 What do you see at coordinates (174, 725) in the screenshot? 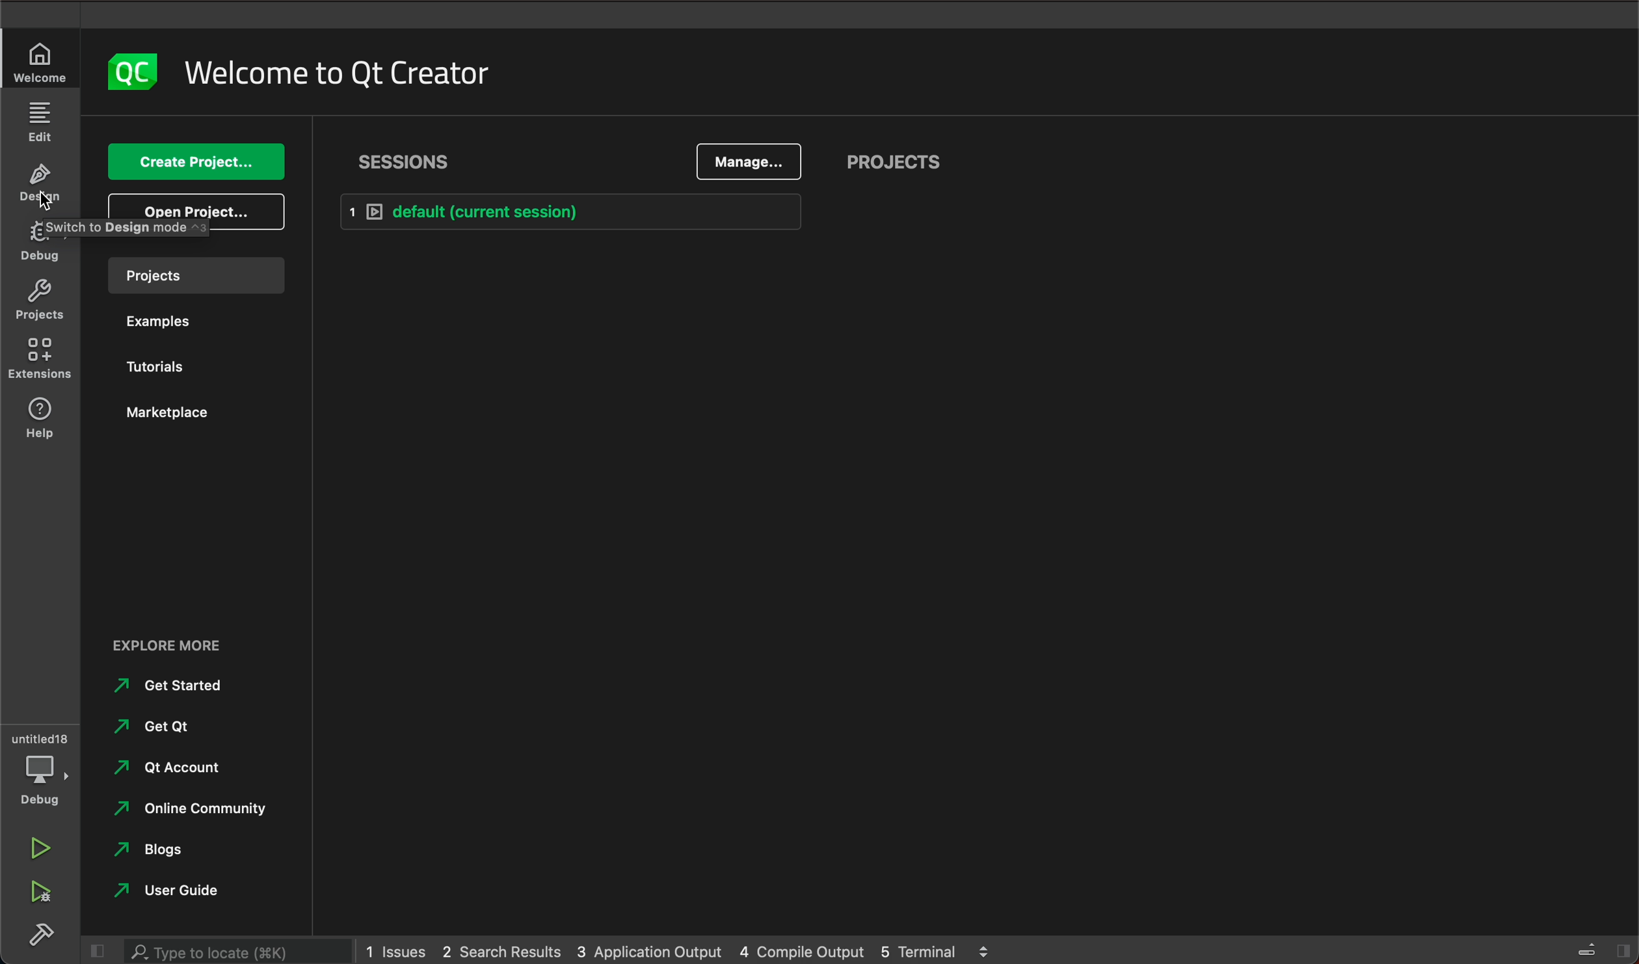
I see `get qt` at bounding box center [174, 725].